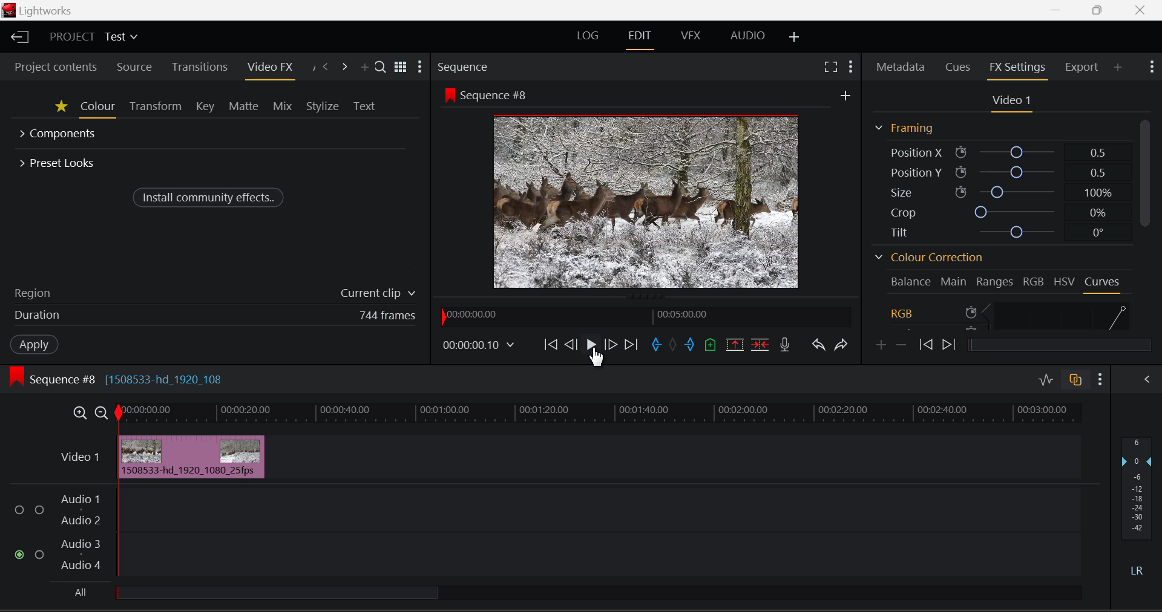 The height and width of the screenshot is (612, 1162). Describe the element at coordinates (344, 65) in the screenshot. I see `Next Panel` at that location.